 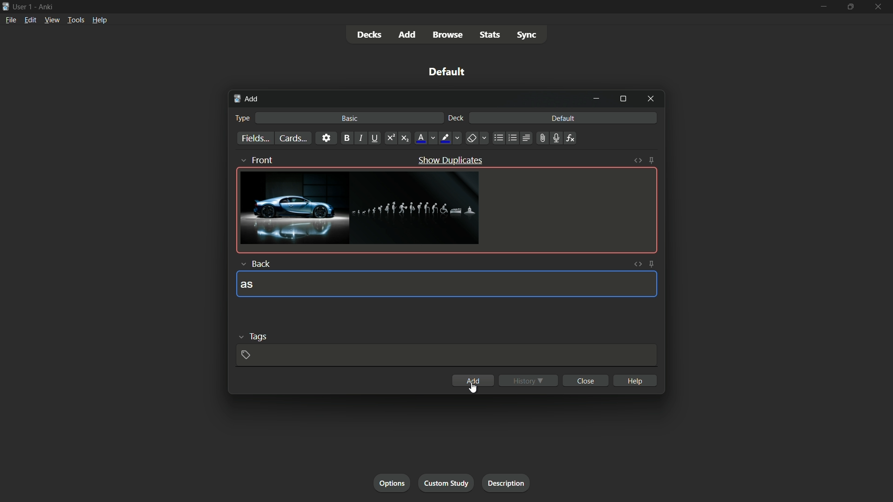 I want to click on one image added, so click(x=293, y=208).